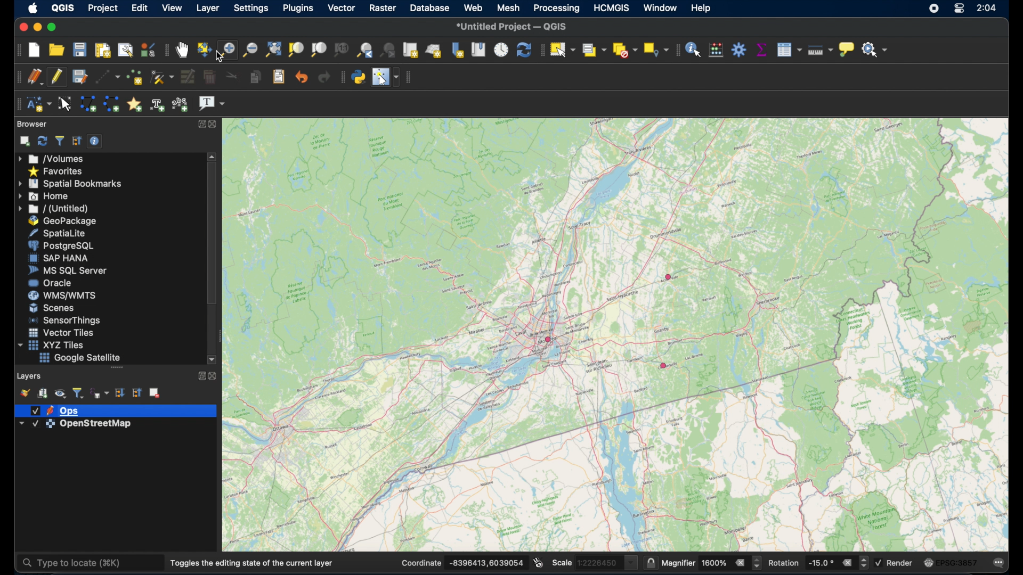 This screenshot has height=575, width=1023. Describe the element at coordinates (250, 562) in the screenshot. I see `toggles the editing state of current layer` at that location.